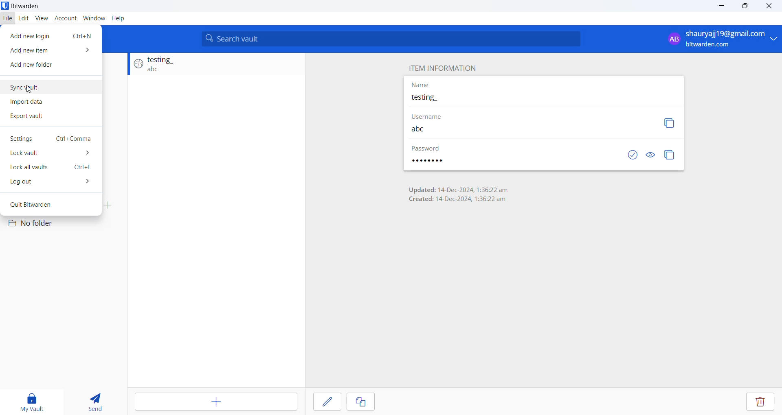  What do you see at coordinates (8, 19) in the screenshot?
I see `File` at bounding box center [8, 19].